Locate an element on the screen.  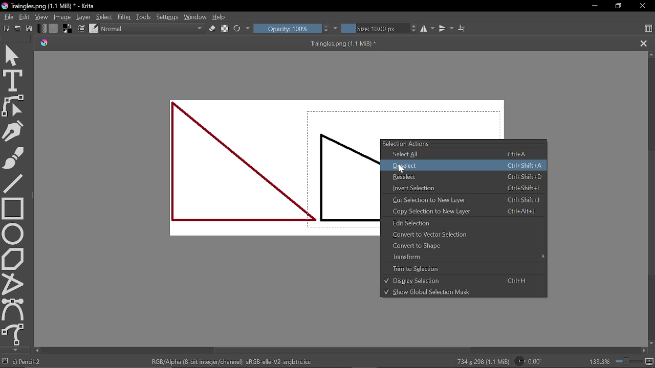
Layer is located at coordinates (83, 17).